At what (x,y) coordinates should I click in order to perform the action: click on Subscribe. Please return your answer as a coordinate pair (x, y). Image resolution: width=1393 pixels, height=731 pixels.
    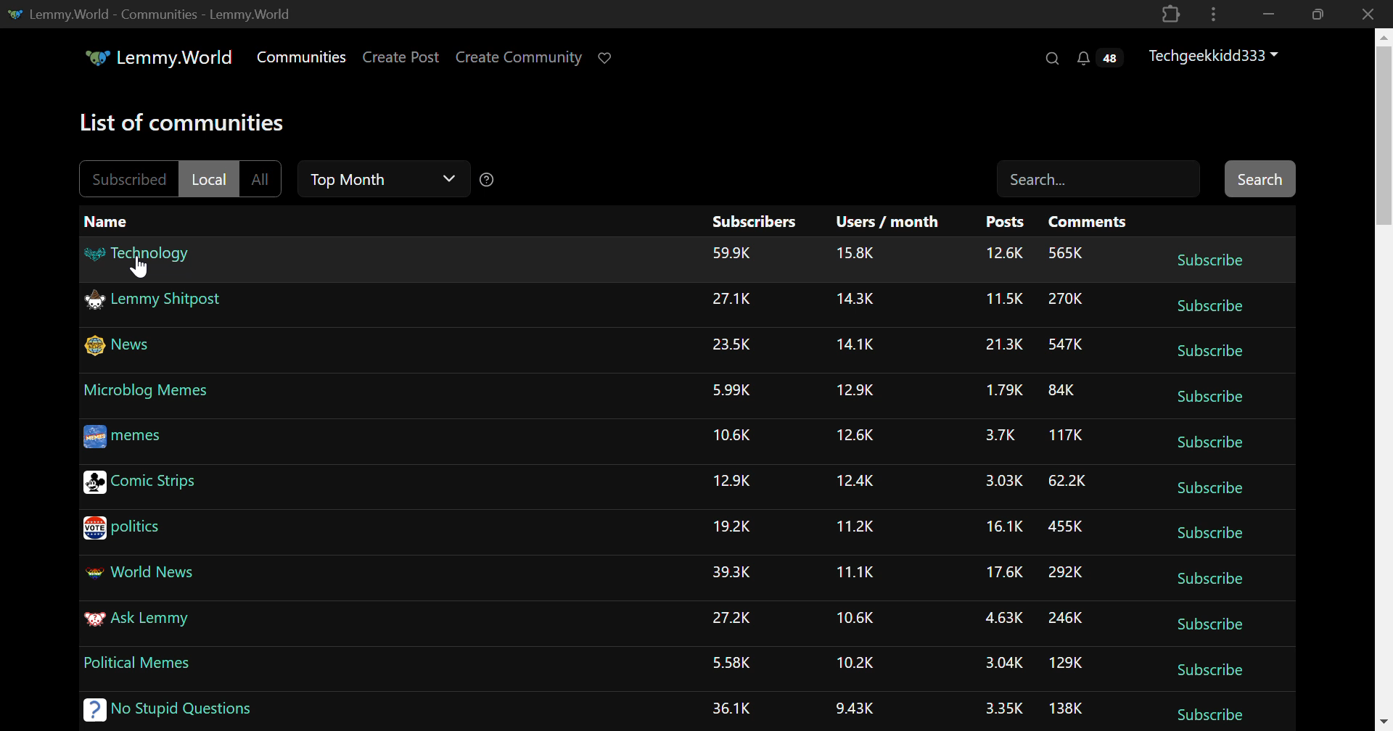
    Looking at the image, I should click on (1211, 308).